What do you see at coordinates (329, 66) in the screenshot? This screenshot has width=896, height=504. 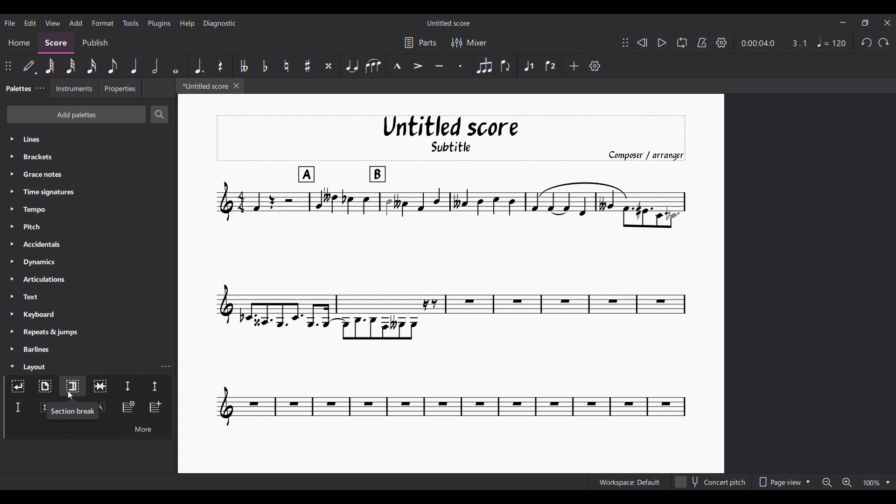 I see `Toggle double sharp` at bounding box center [329, 66].